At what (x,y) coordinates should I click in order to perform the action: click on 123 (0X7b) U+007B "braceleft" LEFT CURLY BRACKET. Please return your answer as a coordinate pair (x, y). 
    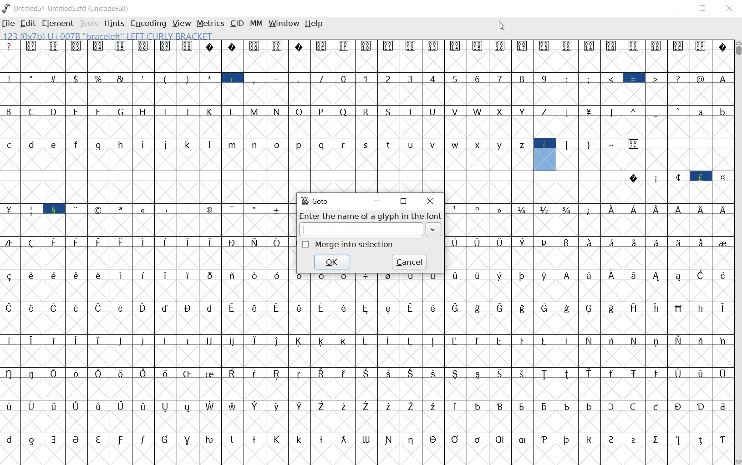
    Looking at the image, I should click on (109, 35).